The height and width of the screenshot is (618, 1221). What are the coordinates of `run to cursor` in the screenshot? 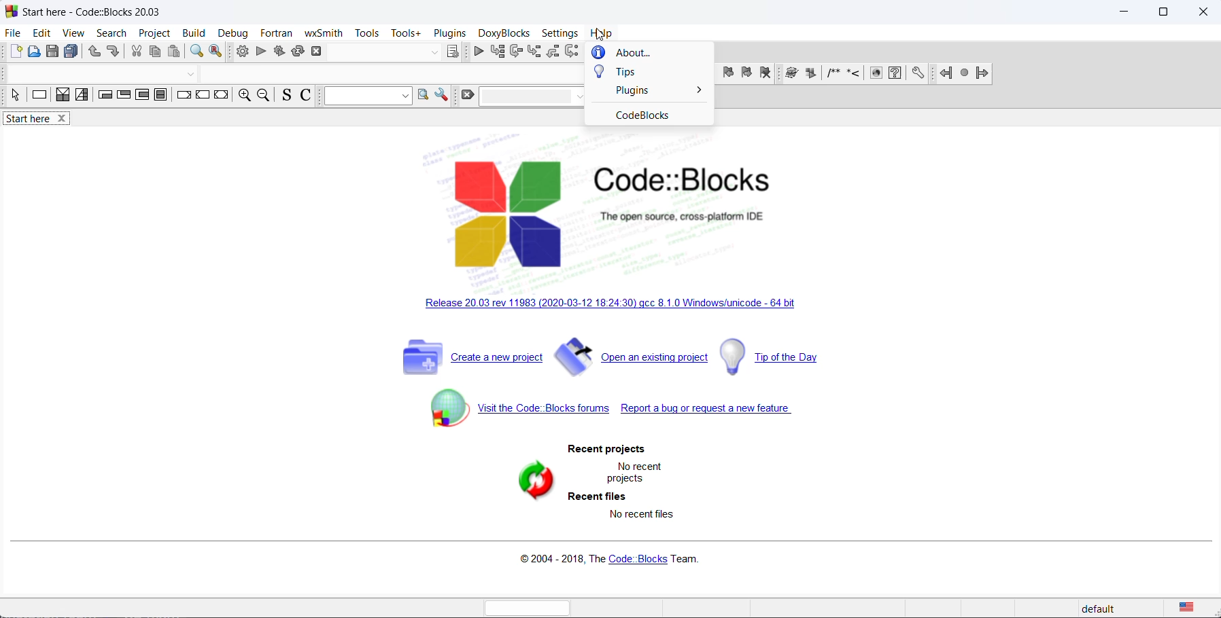 It's located at (497, 53).